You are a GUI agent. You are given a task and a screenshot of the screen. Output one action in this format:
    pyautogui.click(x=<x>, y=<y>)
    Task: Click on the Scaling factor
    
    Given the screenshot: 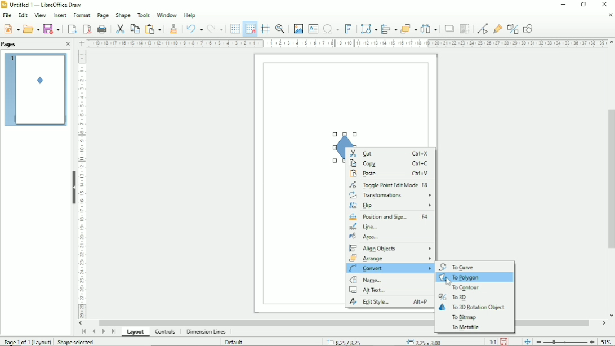 What is the action you would take?
    pyautogui.click(x=493, y=341)
    